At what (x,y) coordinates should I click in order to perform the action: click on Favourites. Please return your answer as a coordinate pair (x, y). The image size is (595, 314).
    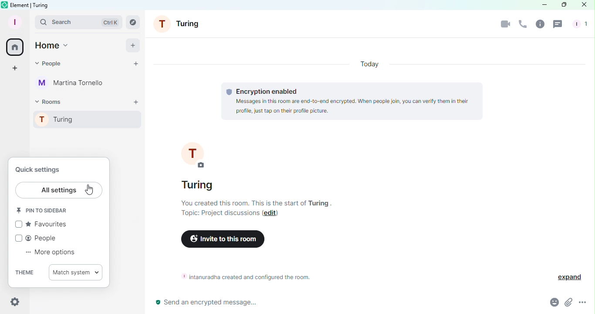
    Looking at the image, I should click on (47, 225).